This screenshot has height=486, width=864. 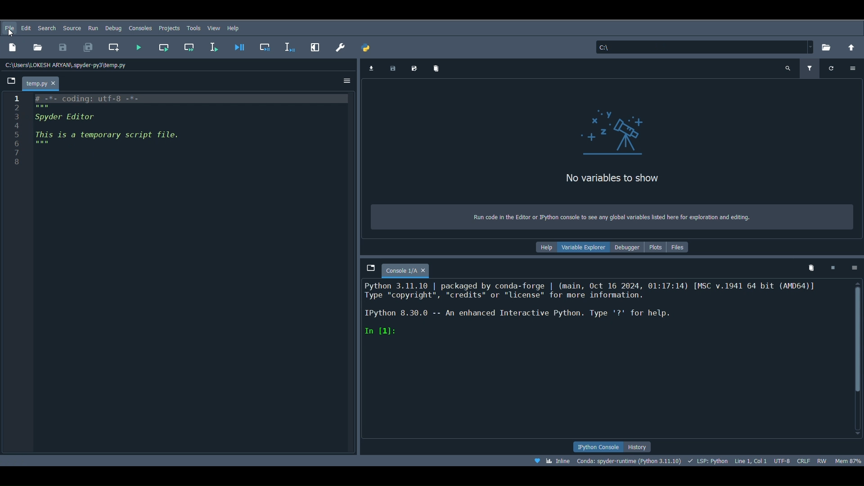 I want to click on File, so click(x=9, y=28).